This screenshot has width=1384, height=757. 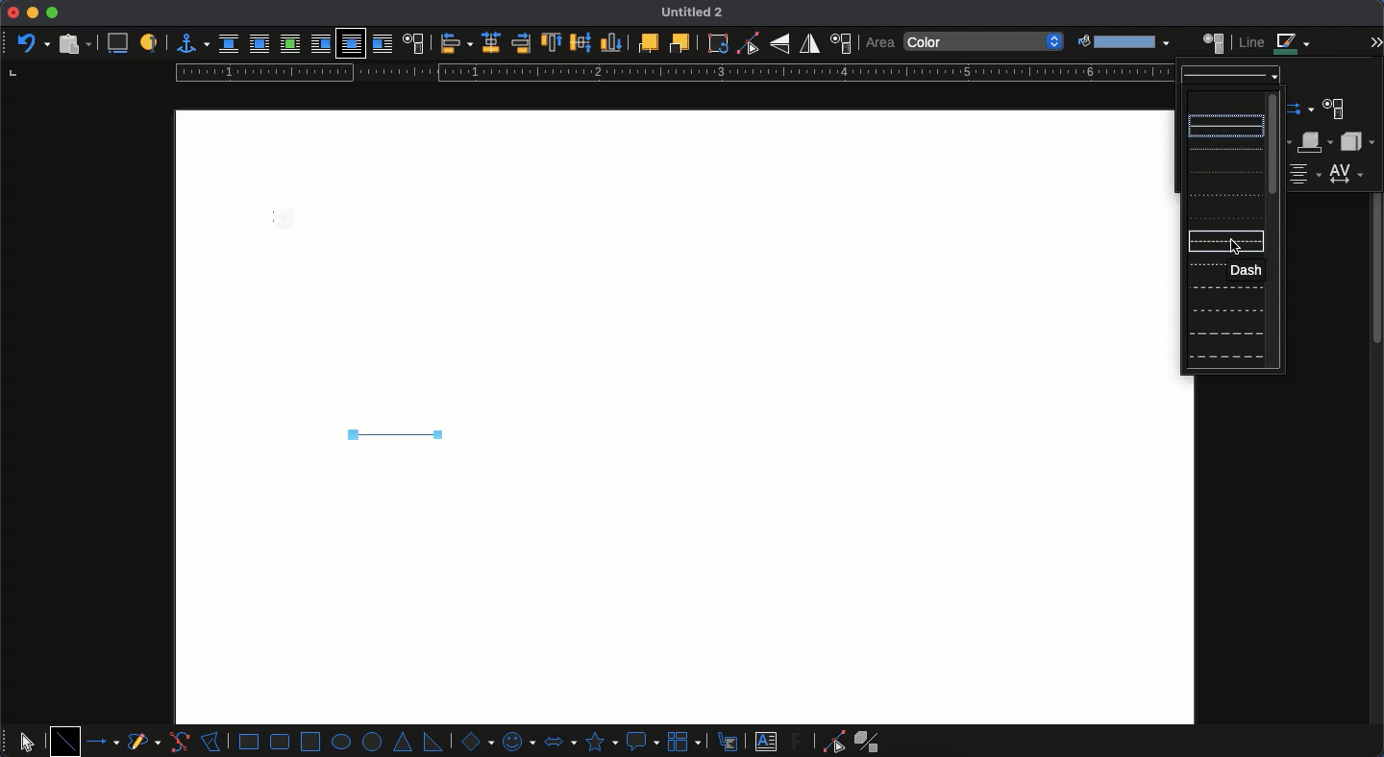 What do you see at coordinates (1223, 195) in the screenshot?
I see `Long dot` at bounding box center [1223, 195].